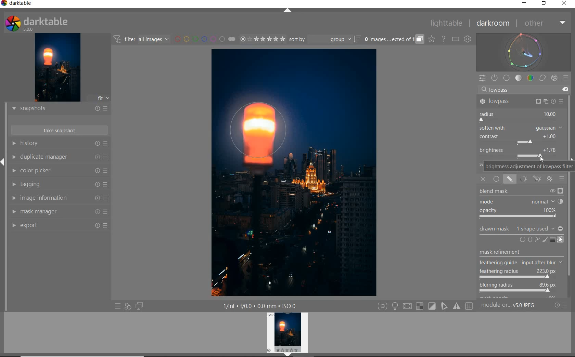 This screenshot has width=575, height=357. What do you see at coordinates (561, 240) in the screenshot?
I see `SHOW & EDIT MASK ELEMENTS` at bounding box center [561, 240].